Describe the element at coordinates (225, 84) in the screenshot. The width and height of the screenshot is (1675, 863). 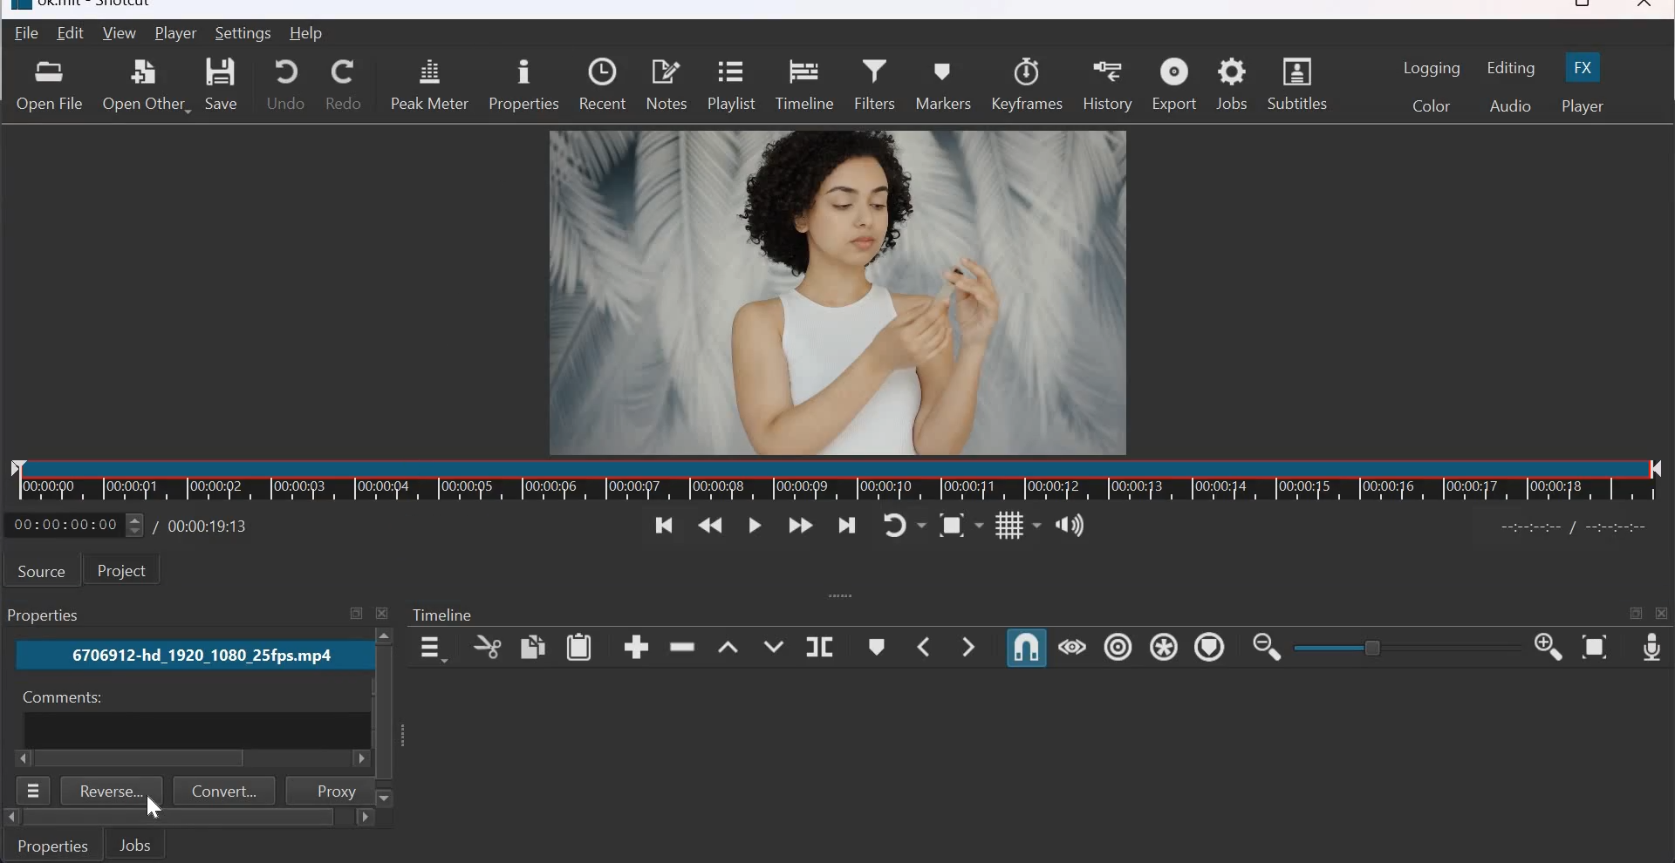
I see `Save` at that location.